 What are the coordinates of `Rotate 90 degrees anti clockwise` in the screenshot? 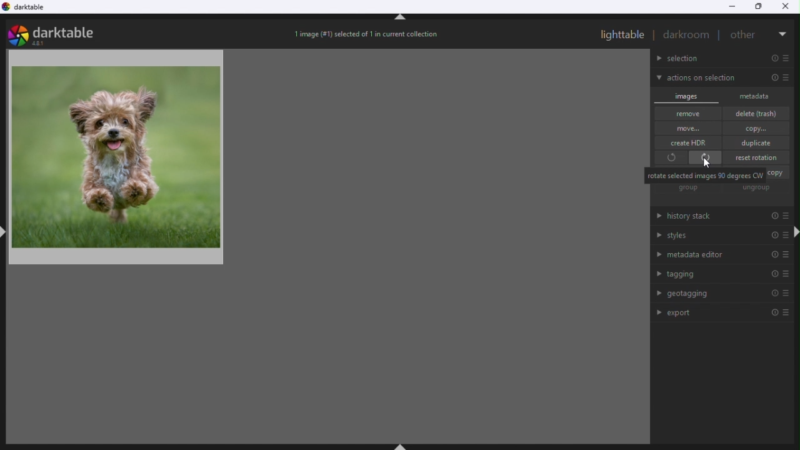 It's located at (669, 159).